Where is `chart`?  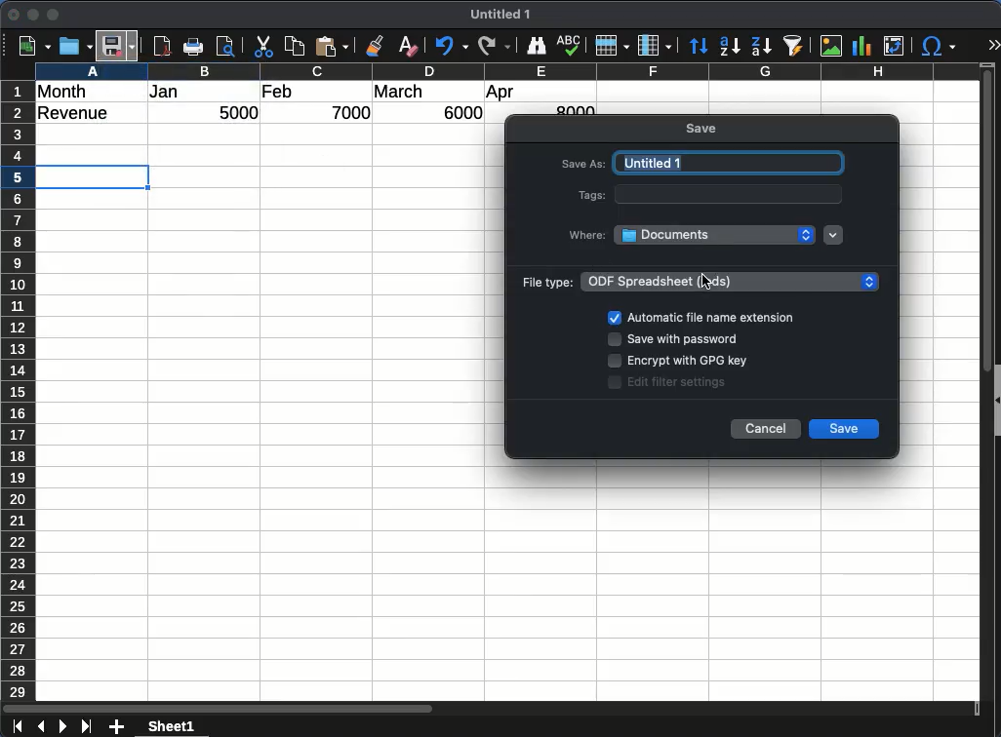
chart is located at coordinates (860, 45).